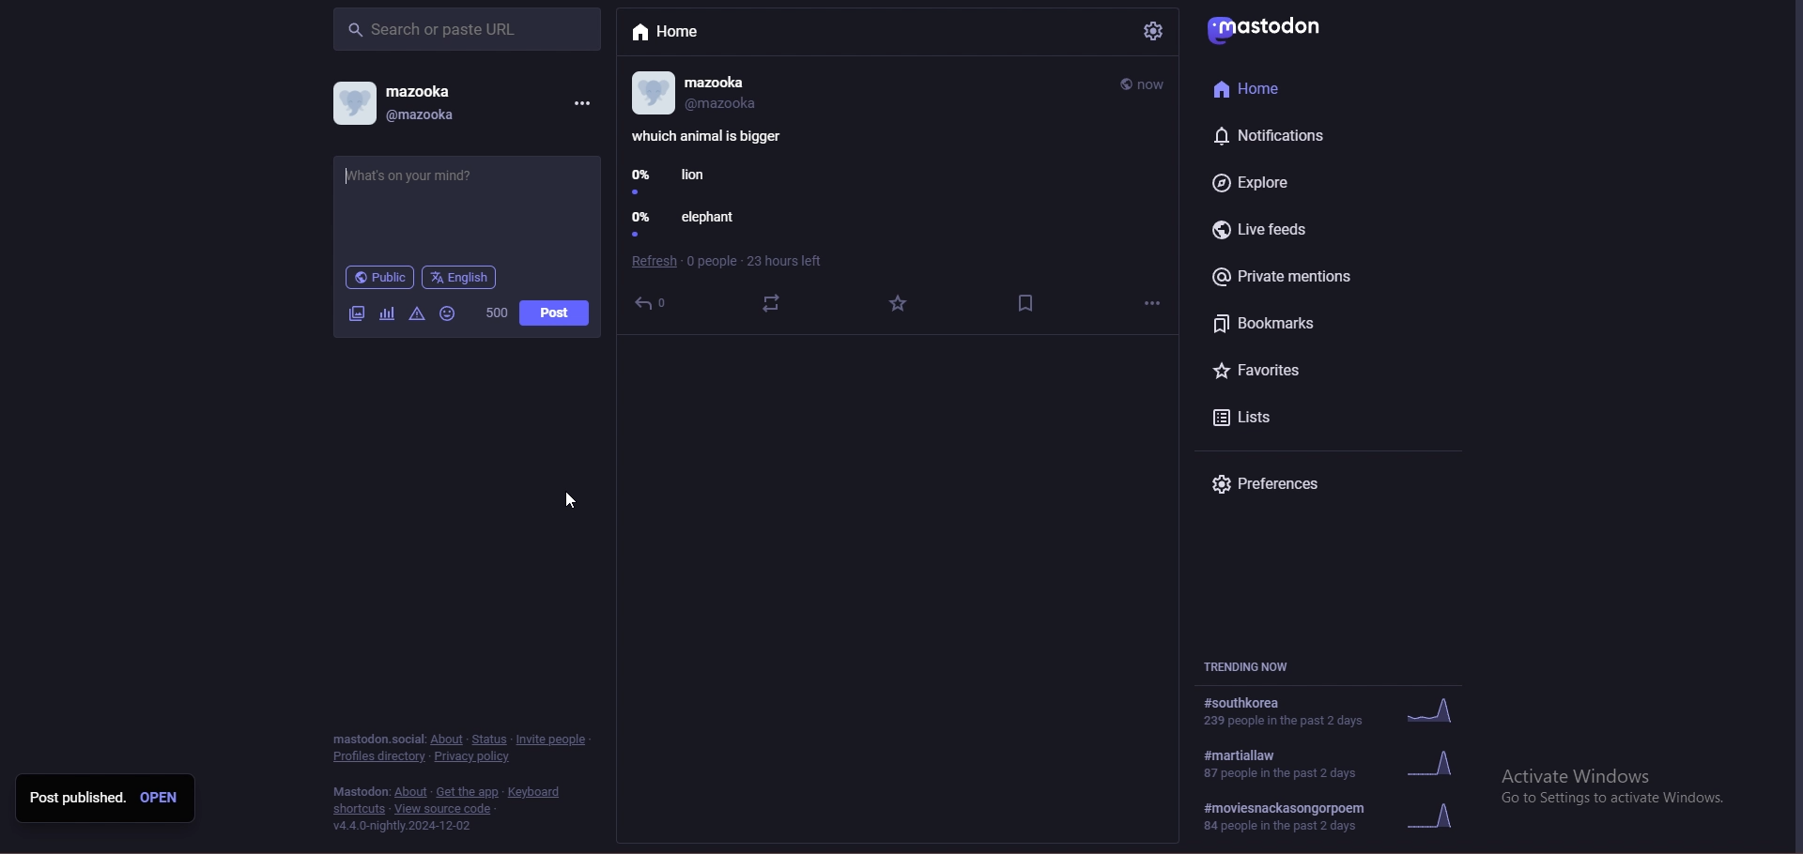 This screenshot has width=1803, height=854. Describe the element at coordinates (719, 82) in the screenshot. I see `mazooka` at that location.